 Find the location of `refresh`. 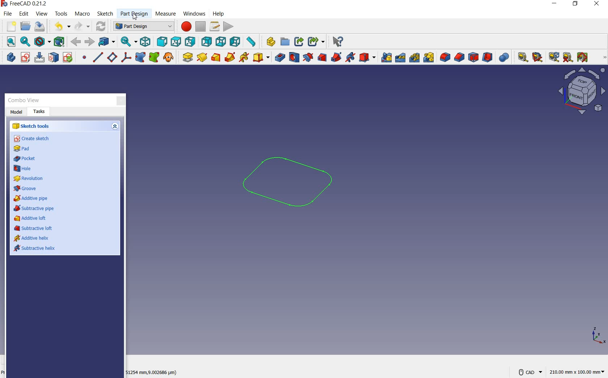

refresh is located at coordinates (101, 26).